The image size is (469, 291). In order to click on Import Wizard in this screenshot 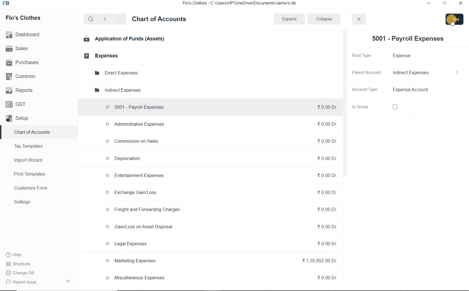, I will do `click(29, 160)`.